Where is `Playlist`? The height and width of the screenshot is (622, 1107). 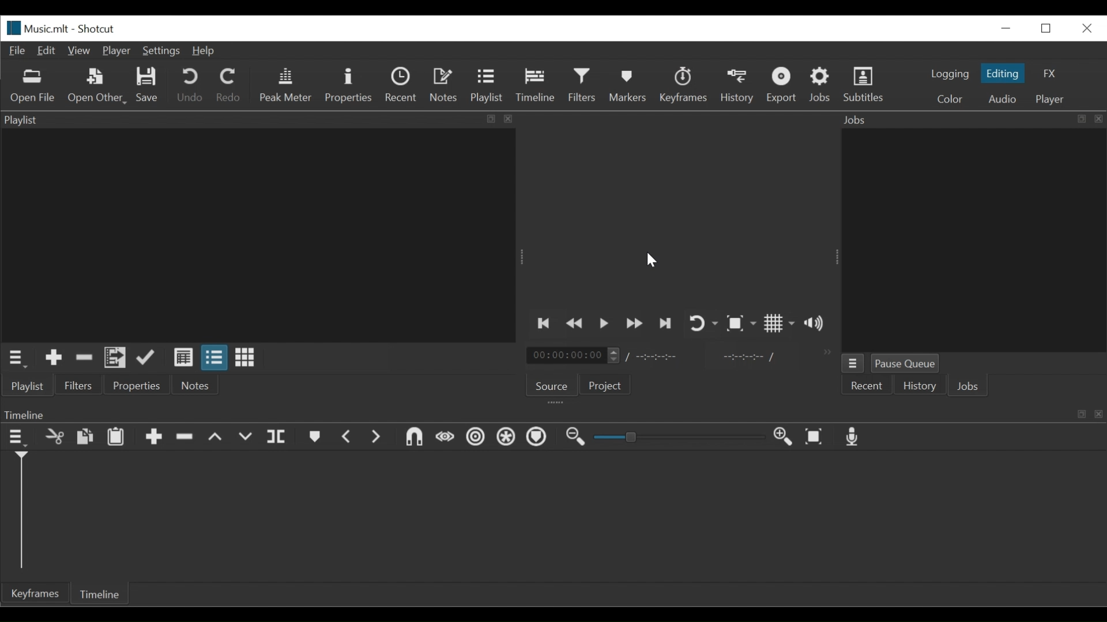 Playlist is located at coordinates (486, 86).